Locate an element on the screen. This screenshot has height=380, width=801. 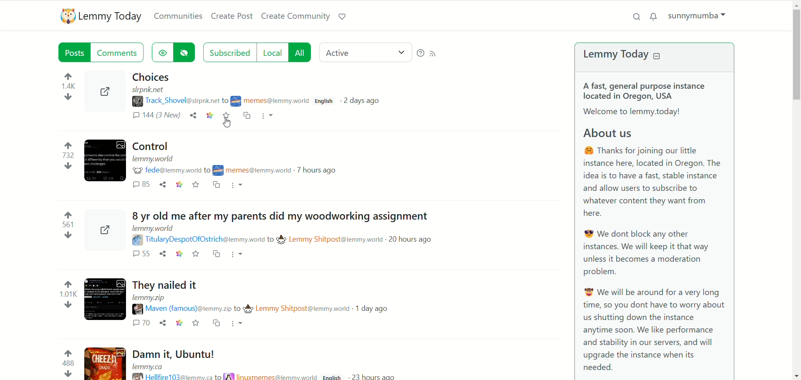
post on "Choices" is located at coordinates (221, 90).